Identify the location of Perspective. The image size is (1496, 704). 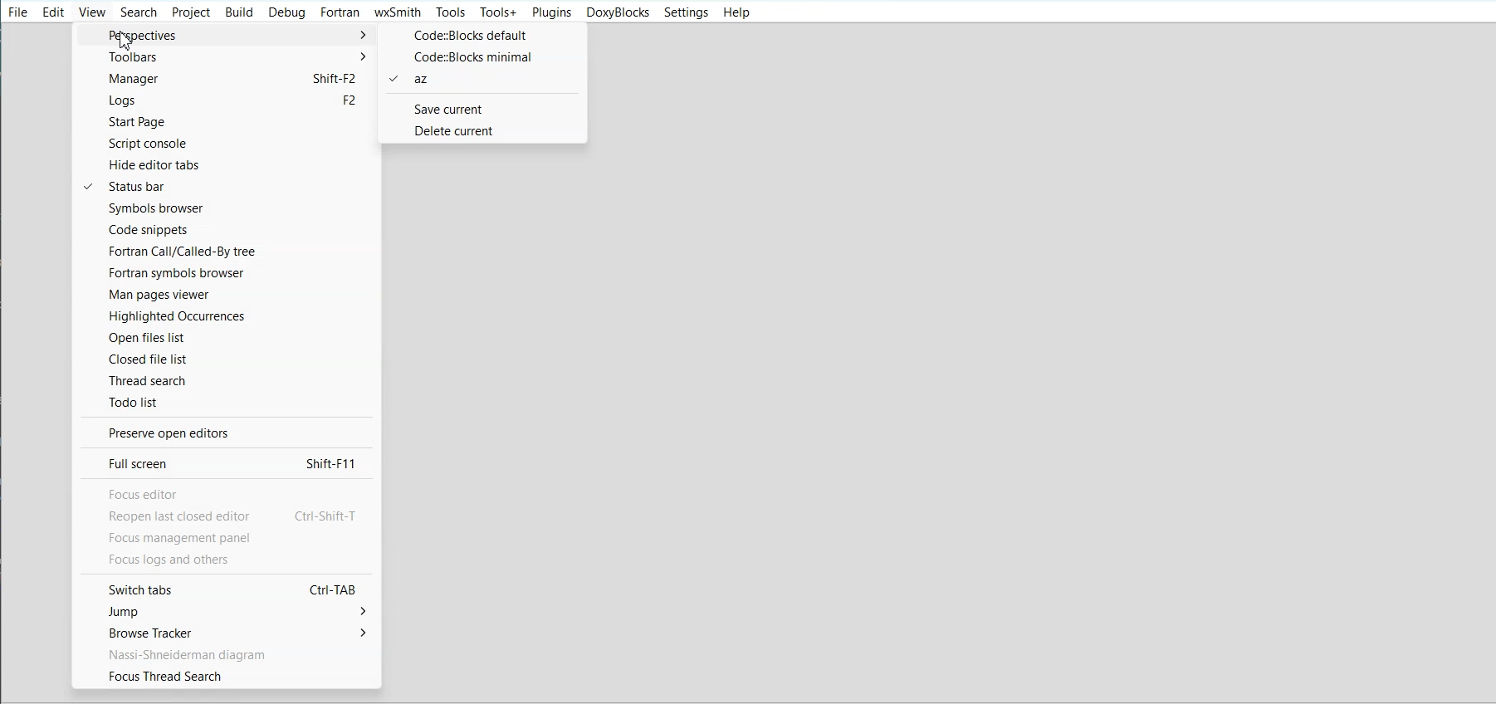
(227, 35).